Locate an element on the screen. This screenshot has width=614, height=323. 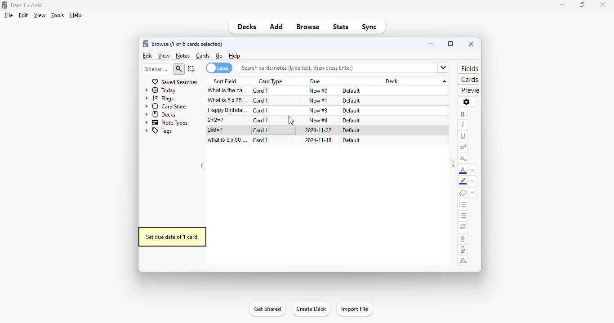
ordered list is located at coordinates (463, 217).